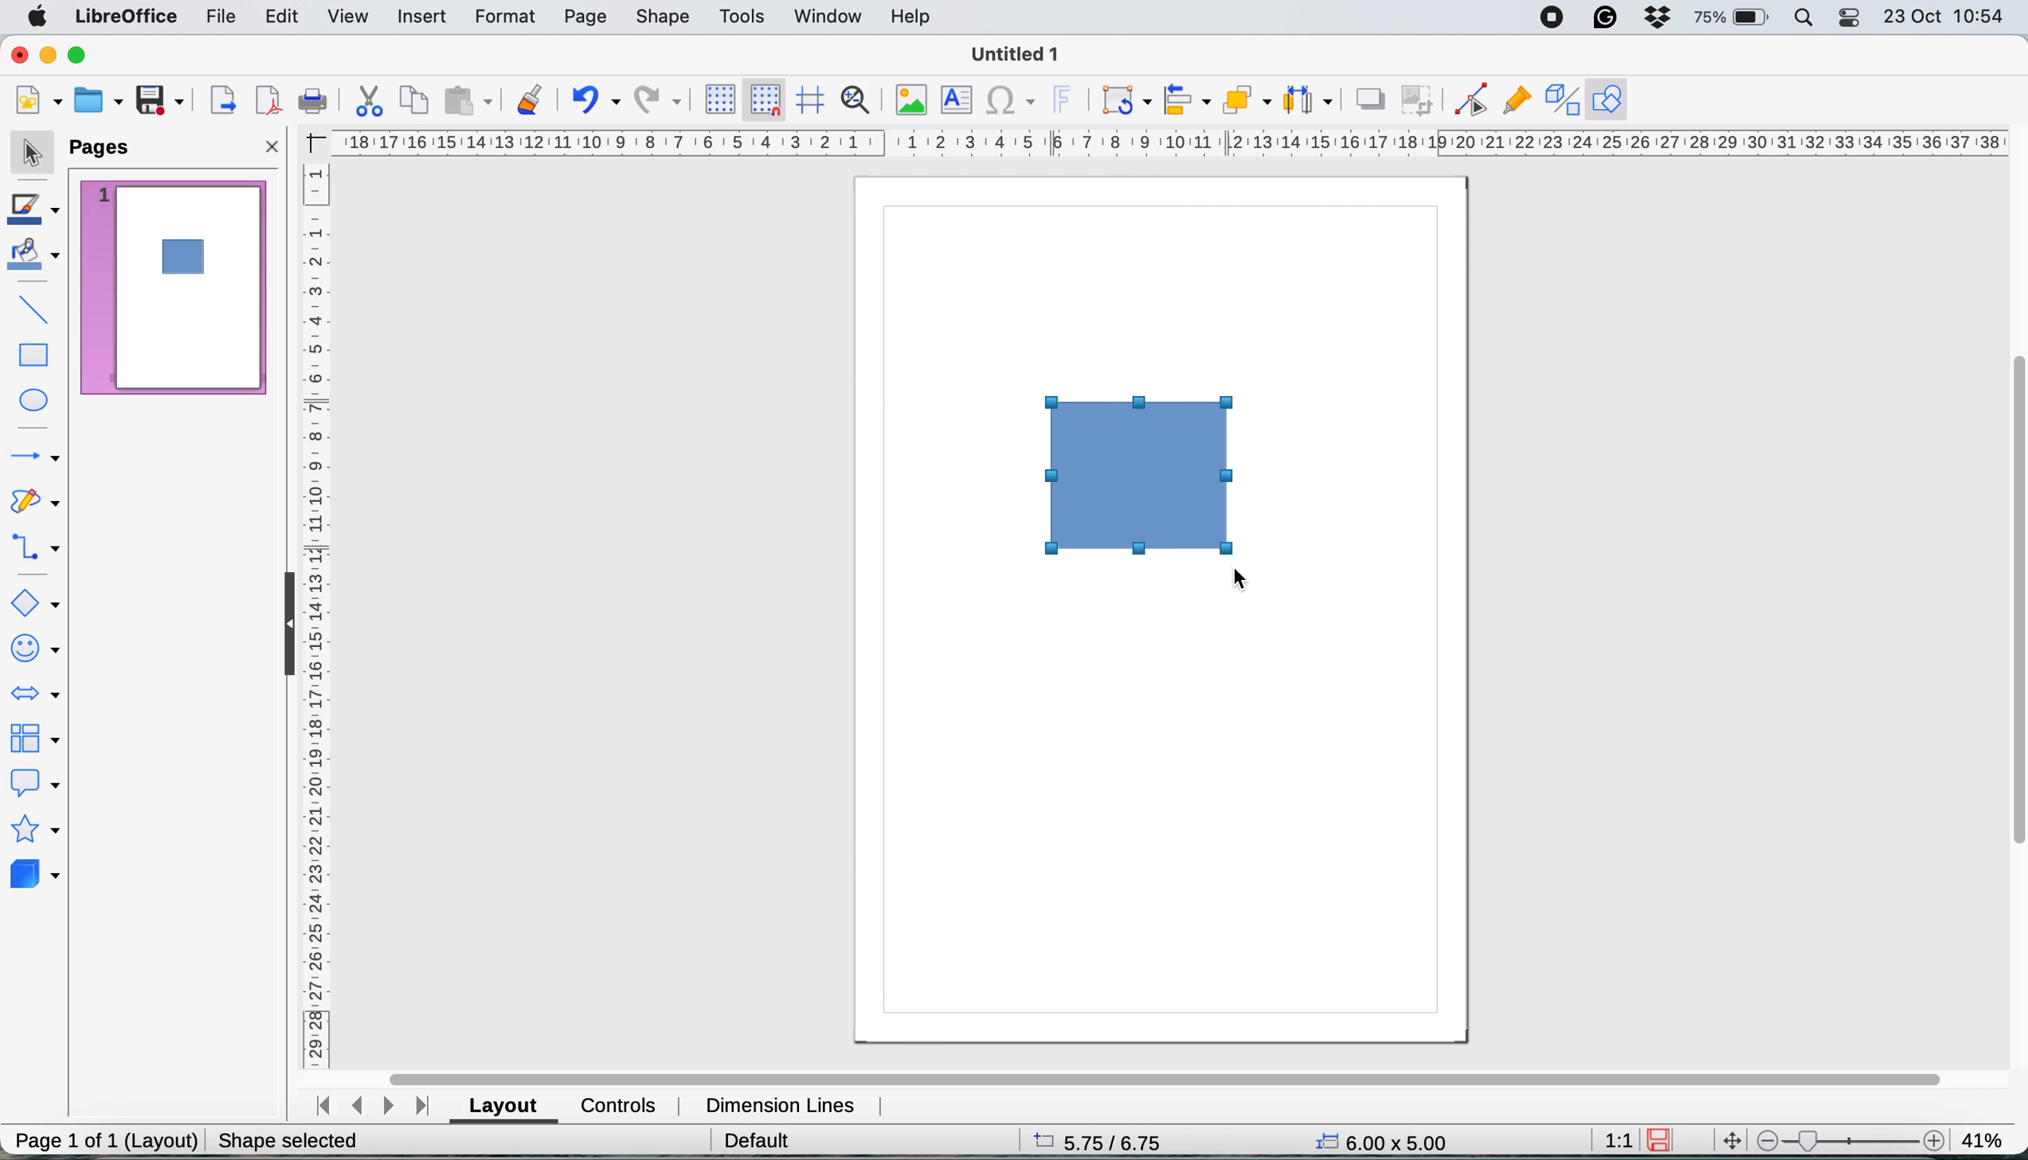  I want to click on print, so click(310, 103).